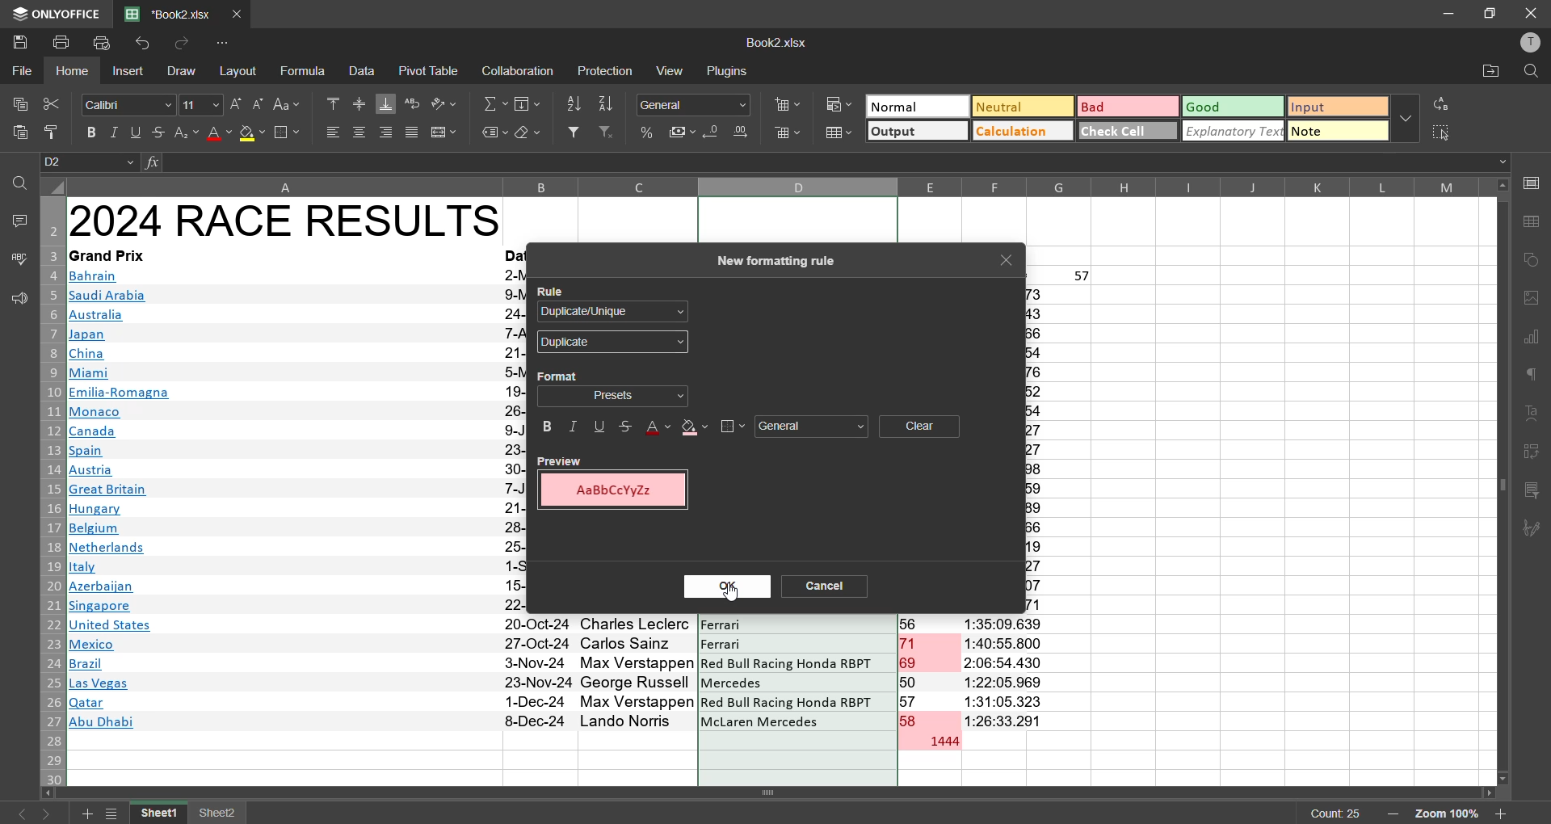 This screenshot has width=1551, height=824. Describe the element at coordinates (257, 103) in the screenshot. I see `decrement size` at that location.